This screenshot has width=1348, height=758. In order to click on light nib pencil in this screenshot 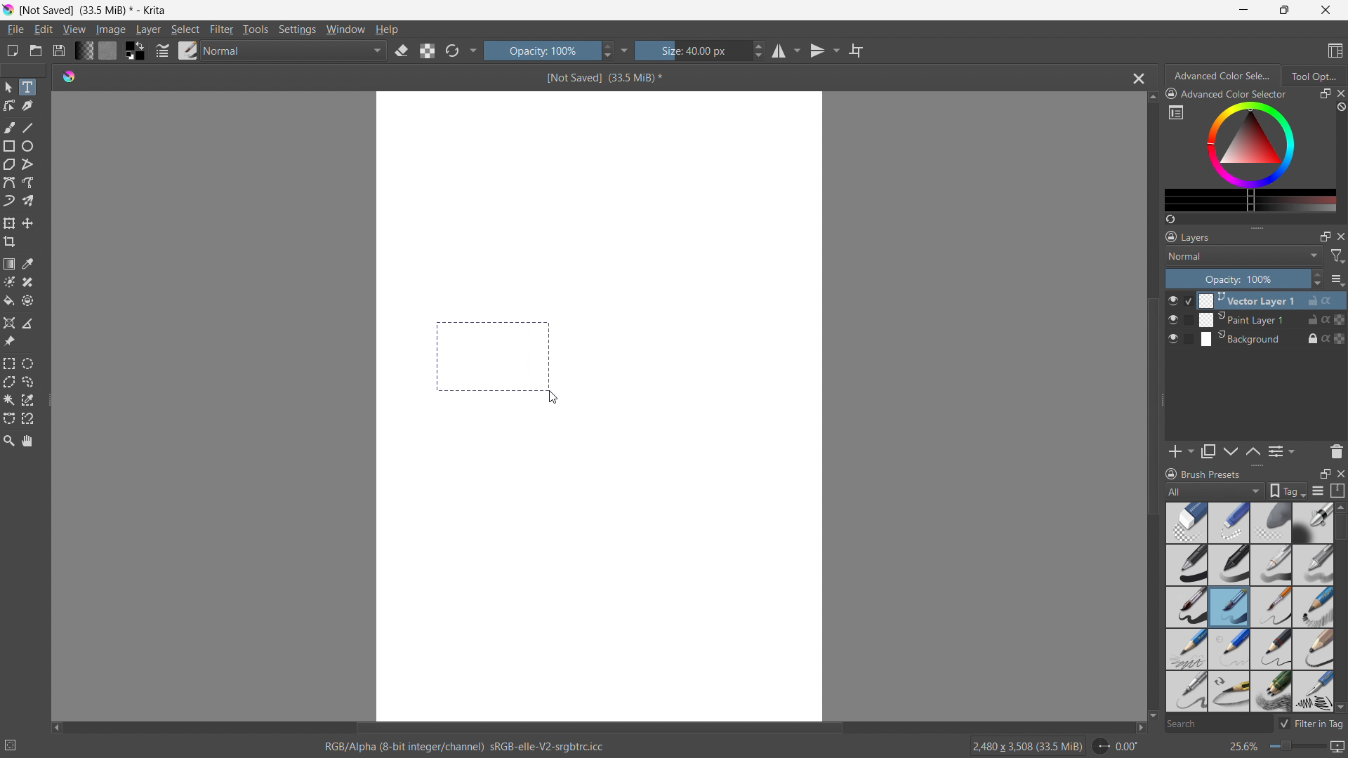, I will do `click(1229, 649)`.